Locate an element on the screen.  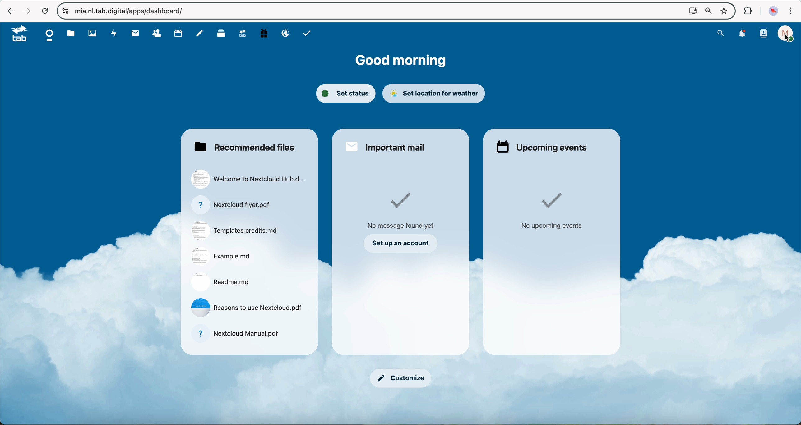
URL is located at coordinates (132, 11).